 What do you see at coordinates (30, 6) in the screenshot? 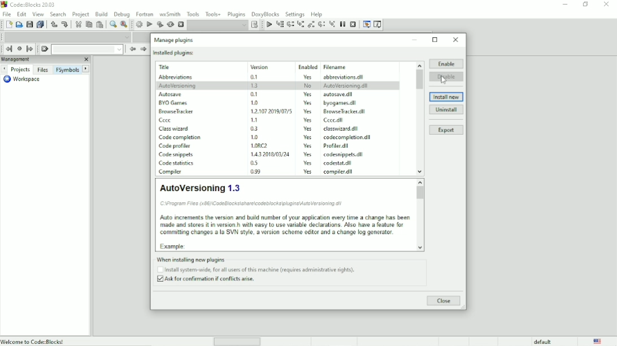
I see `Title` at bounding box center [30, 6].